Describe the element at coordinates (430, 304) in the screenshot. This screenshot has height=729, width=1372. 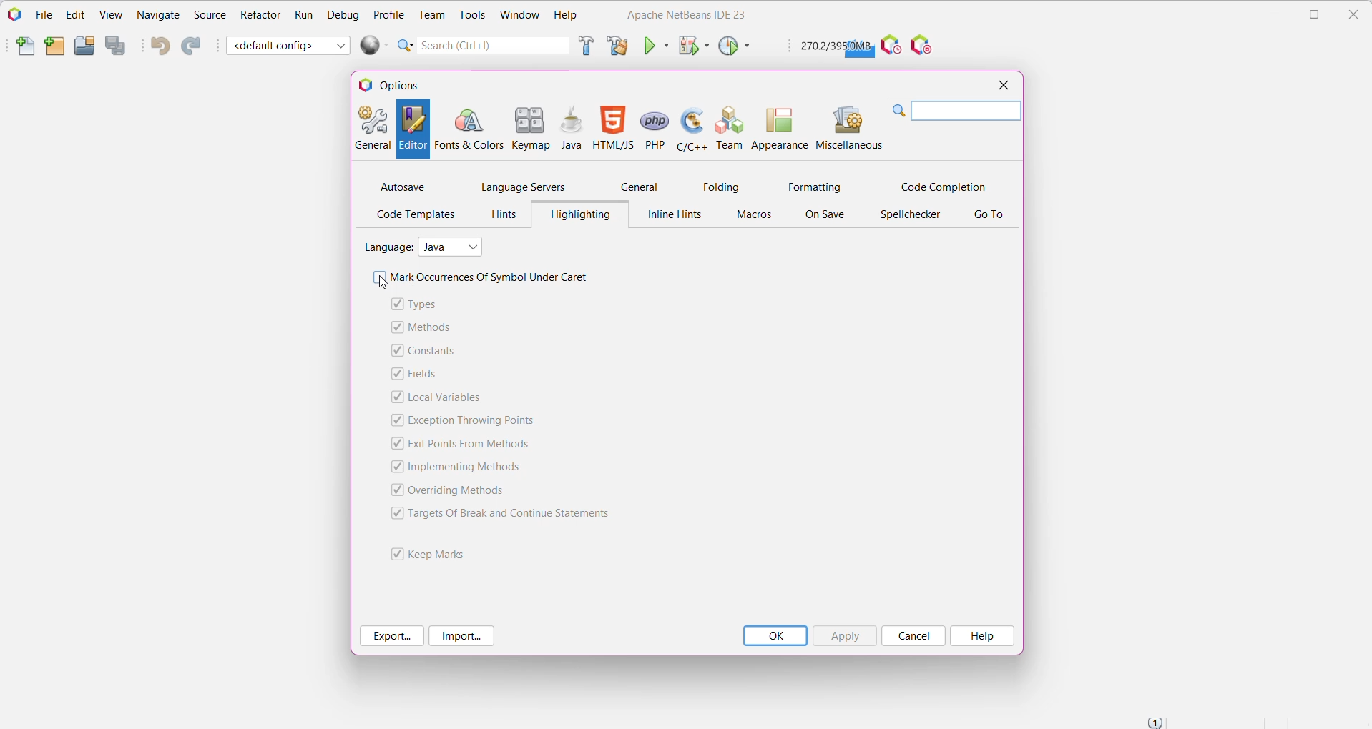
I see `Types - click to enable` at that location.